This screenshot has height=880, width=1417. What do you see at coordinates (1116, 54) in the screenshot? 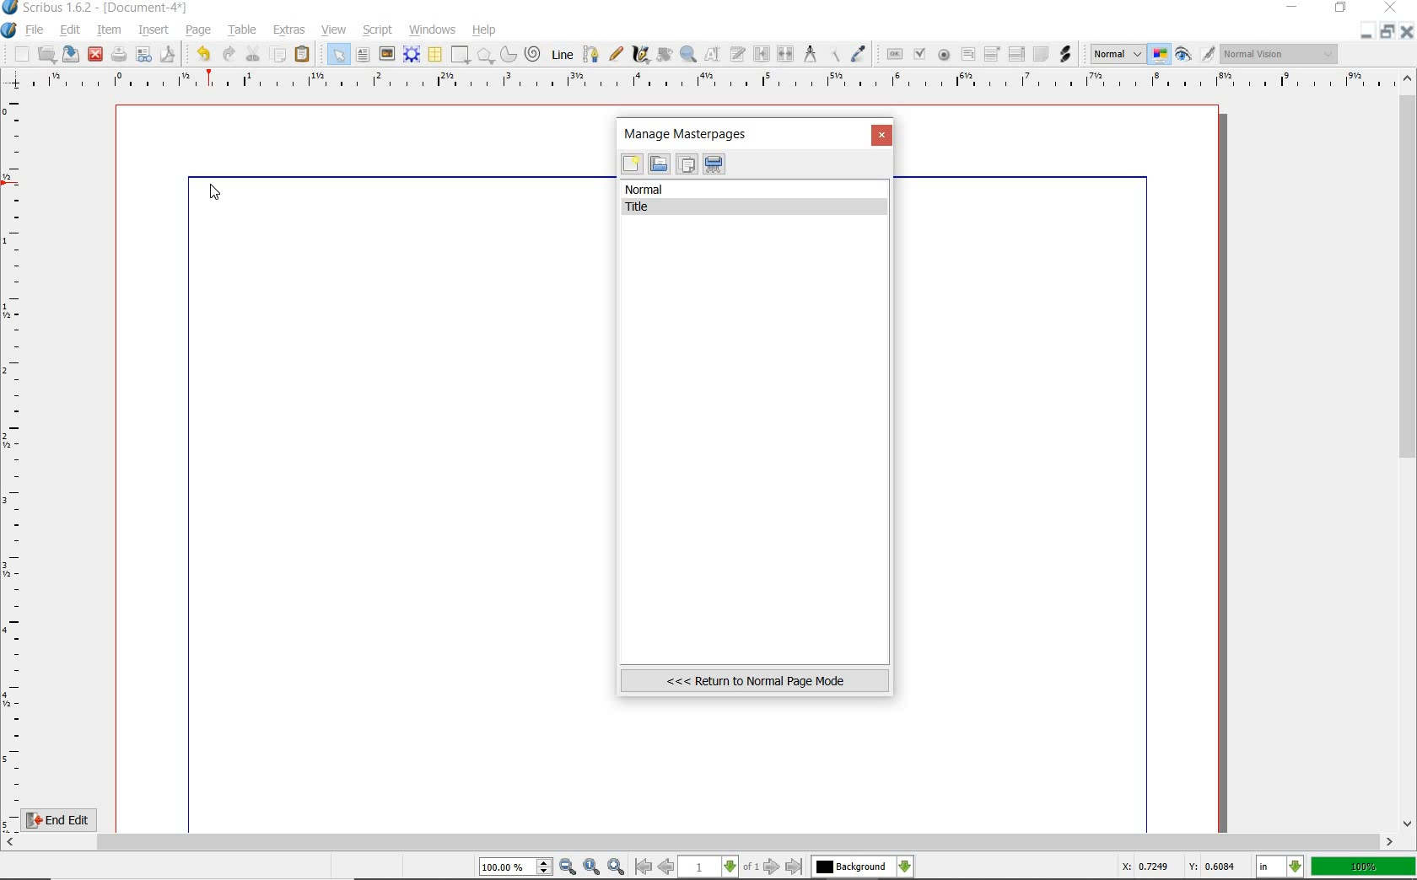
I see `Normal` at bounding box center [1116, 54].